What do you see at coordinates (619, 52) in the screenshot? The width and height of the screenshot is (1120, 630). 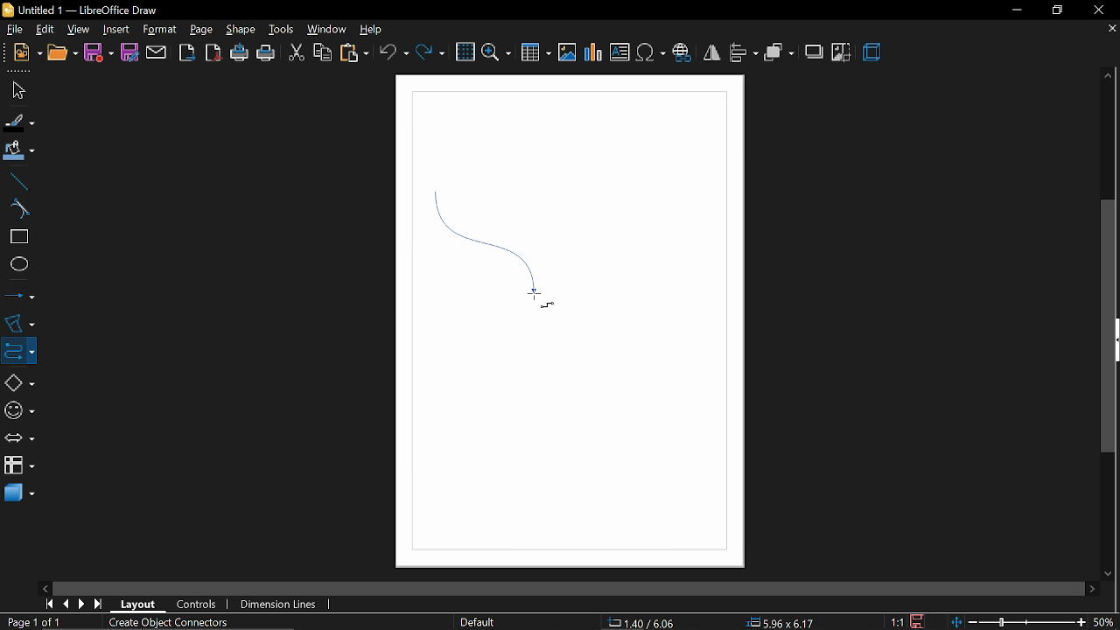 I see `Insert text` at bounding box center [619, 52].